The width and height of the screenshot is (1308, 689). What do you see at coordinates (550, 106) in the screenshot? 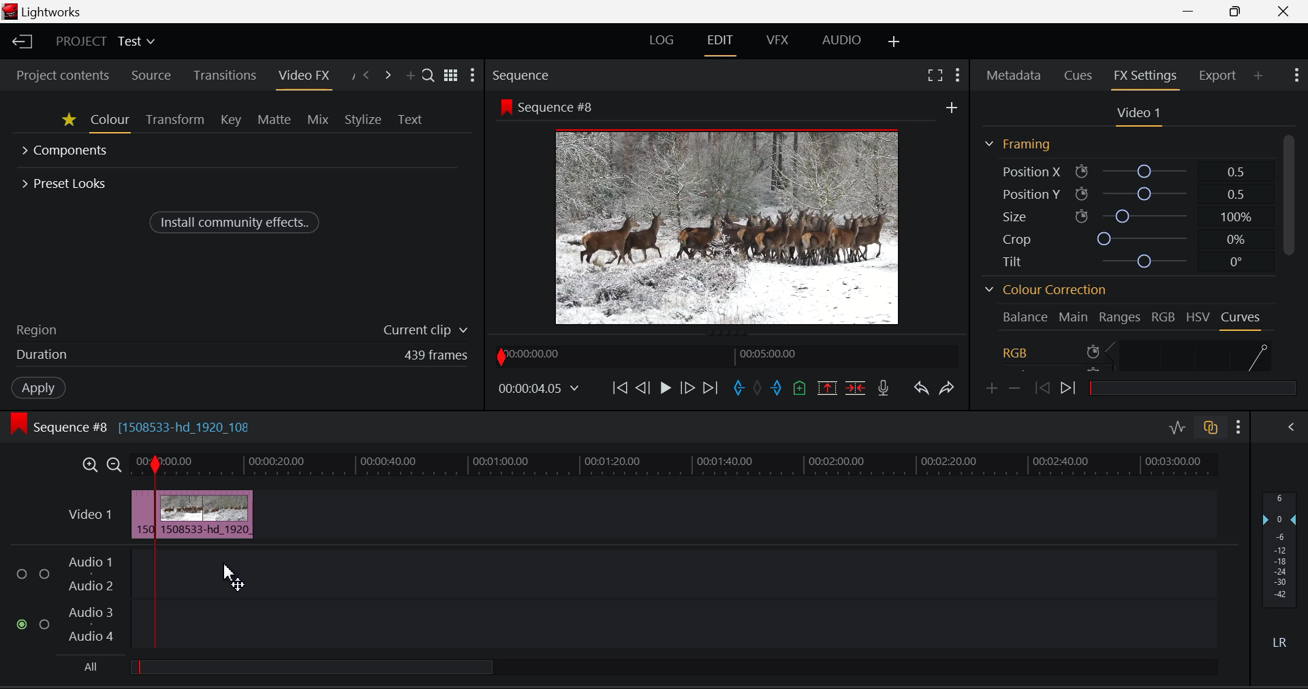
I see `Sequence #8` at bounding box center [550, 106].